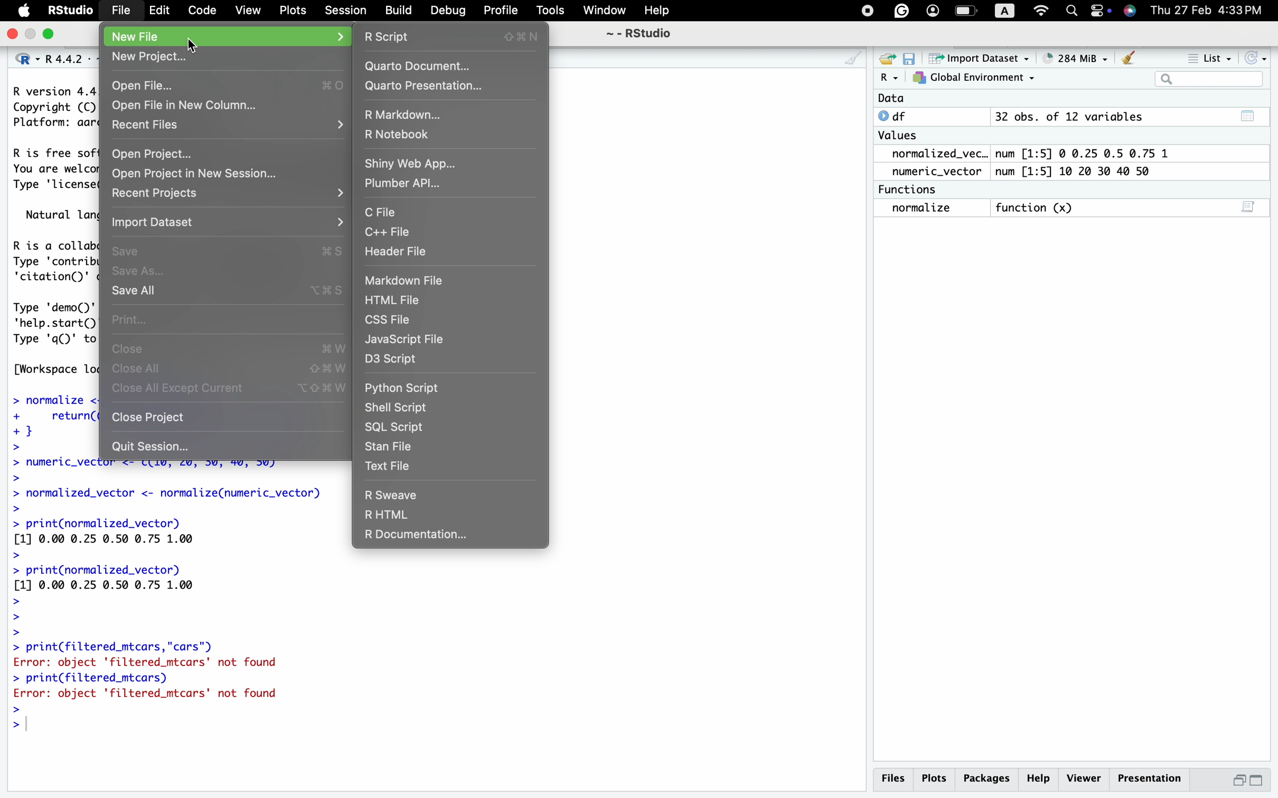  What do you see at coordinates (1206, 78) in the screenshot?
I see `search bar` at bounding box center [1206, 78].